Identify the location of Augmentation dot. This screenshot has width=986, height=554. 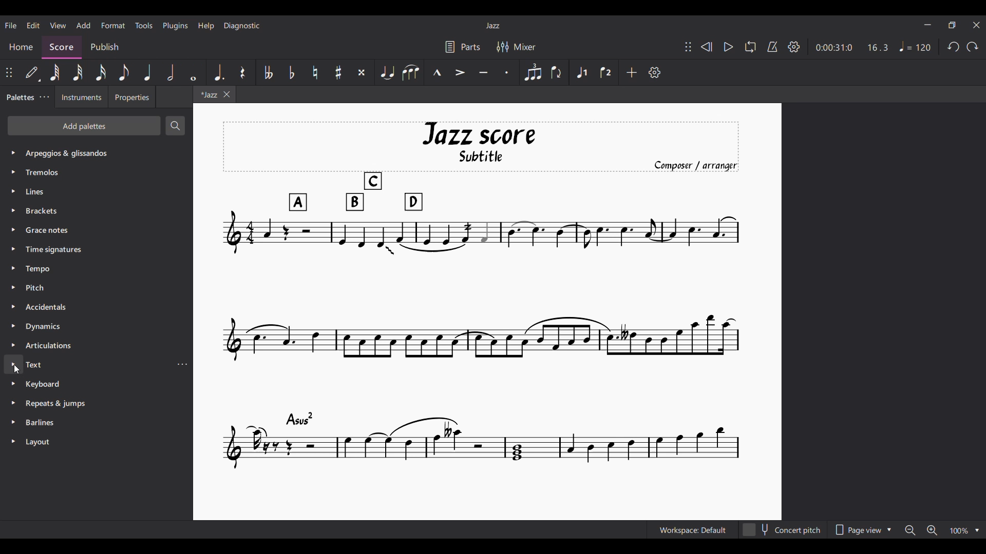
(217, 72).